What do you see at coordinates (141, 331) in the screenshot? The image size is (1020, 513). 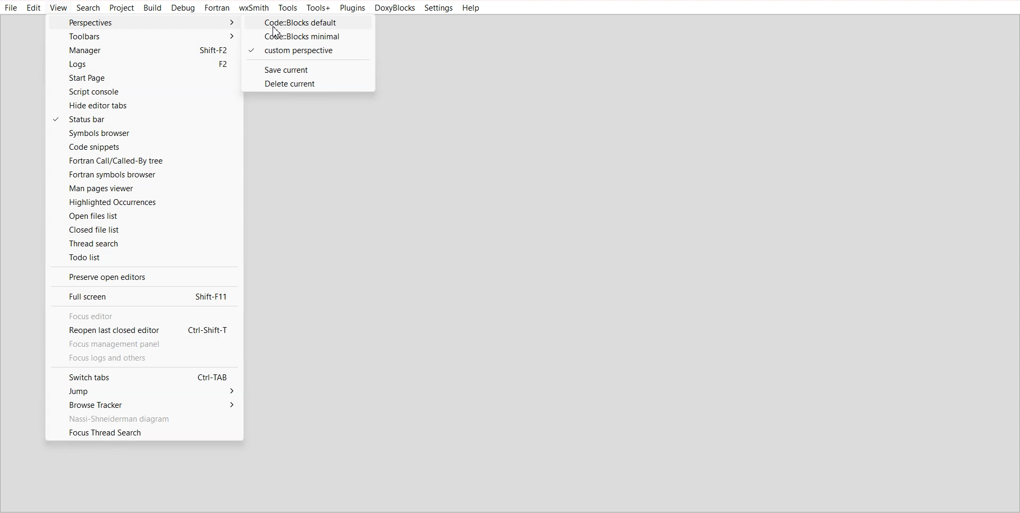 I see `Reopen last closed editor` at bounding box center [141, 331].